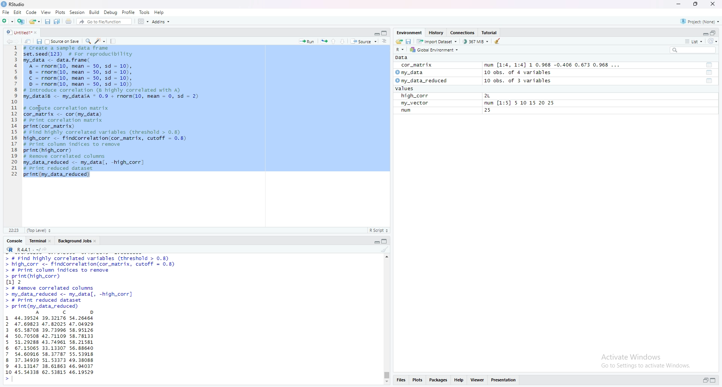 Image resolution: width=722 pixels, height=387 pixels. Describe the element at coordinates (22, 21) in the screenshot. I see `add file` at that location.